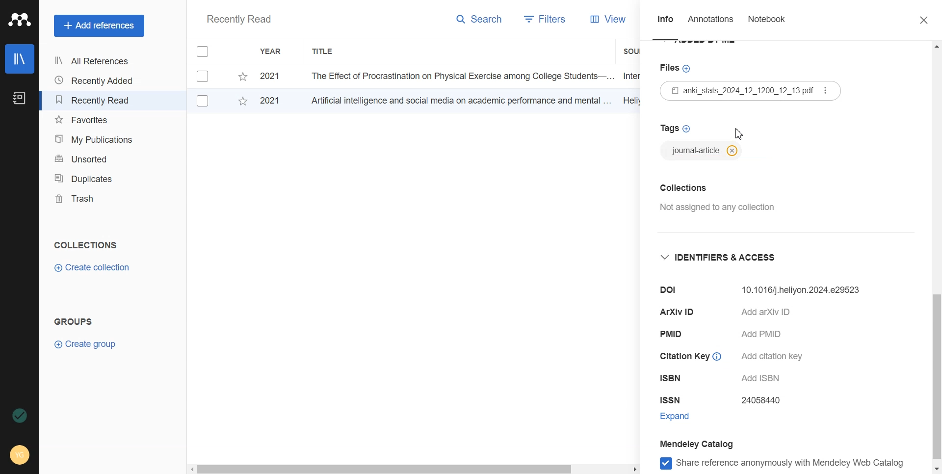 The width and height of the screenshot is (942, 474). What do you see at coordinates (96, 178) in the screenshot?
I see `Duplicates` at bounding box center [96, 178].